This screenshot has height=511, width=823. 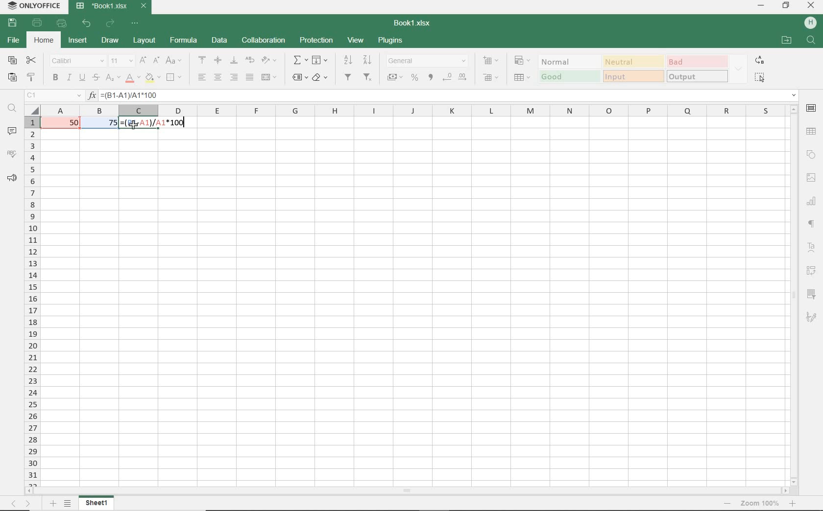 What do you see at coordinates (411, 22) in the screenshot?
I see `file name` at bounding box center [411, 22].